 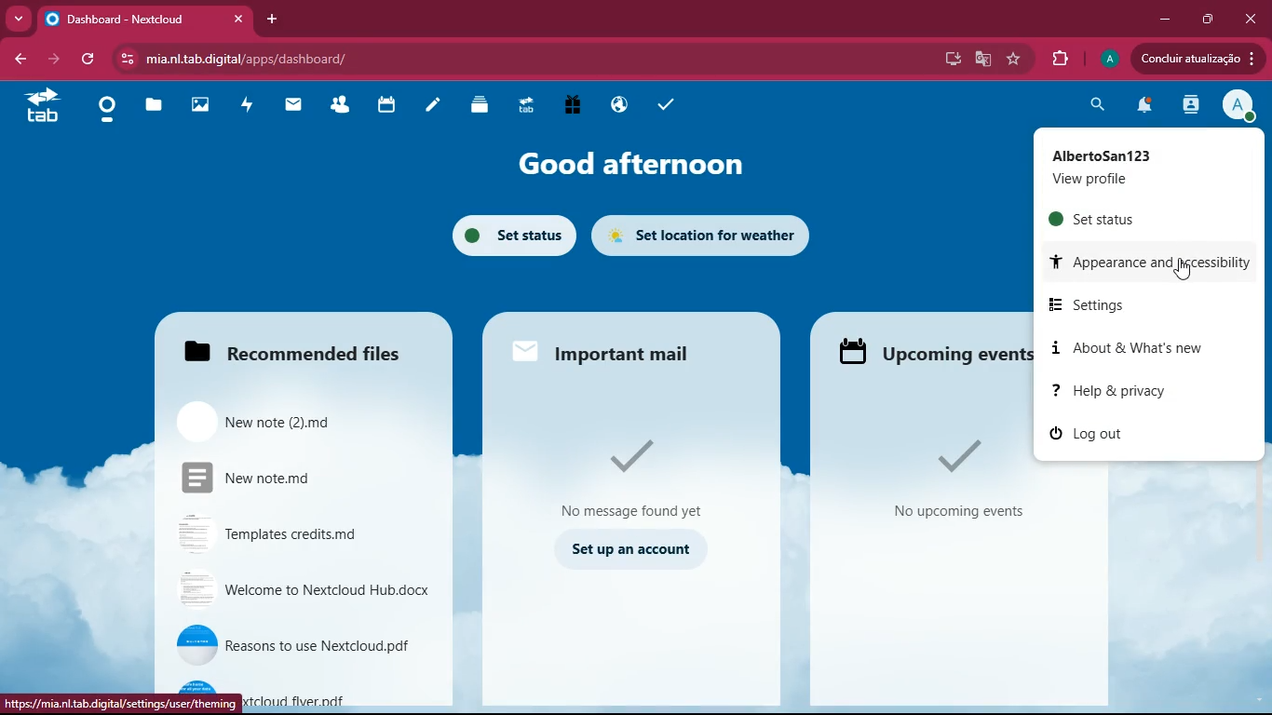 What do you see at coordinates (120, 705) in the screenshot?
I see `https://mia.nl.tab.digital/settings/user/theming` at bounding box center [120, 705].